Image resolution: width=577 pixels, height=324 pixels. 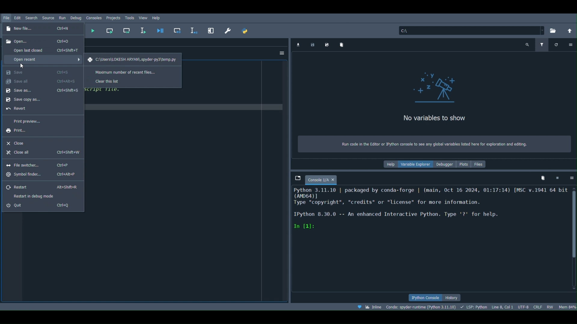 What do you see at coordinates (62, 18) in the screenshot?
I see `Run` at bounding box center [62, 18].